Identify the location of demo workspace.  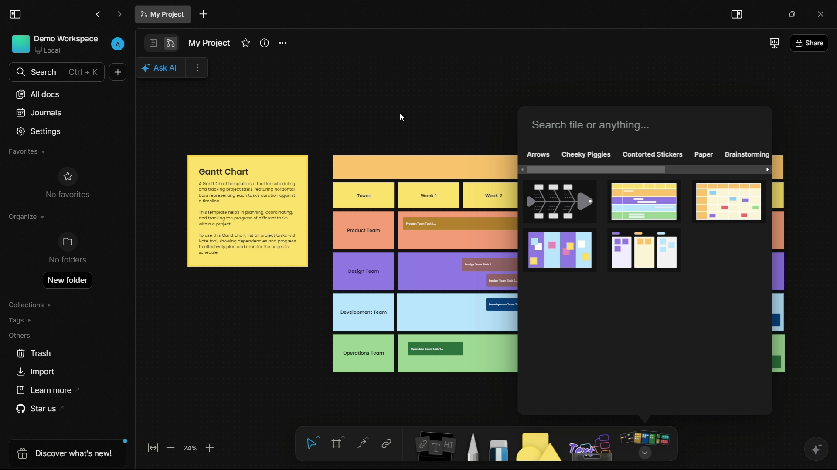
(55, 45).